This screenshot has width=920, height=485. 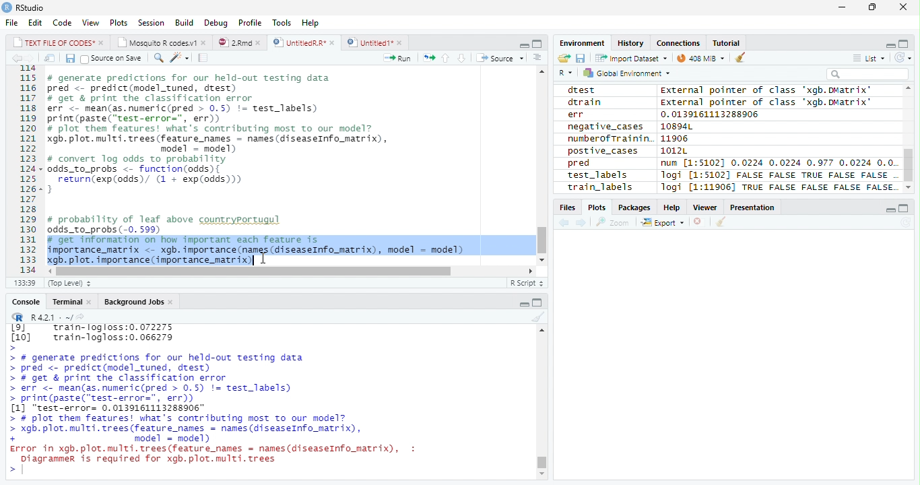 I want to click on 44MiB, so click(x=698, y=57).